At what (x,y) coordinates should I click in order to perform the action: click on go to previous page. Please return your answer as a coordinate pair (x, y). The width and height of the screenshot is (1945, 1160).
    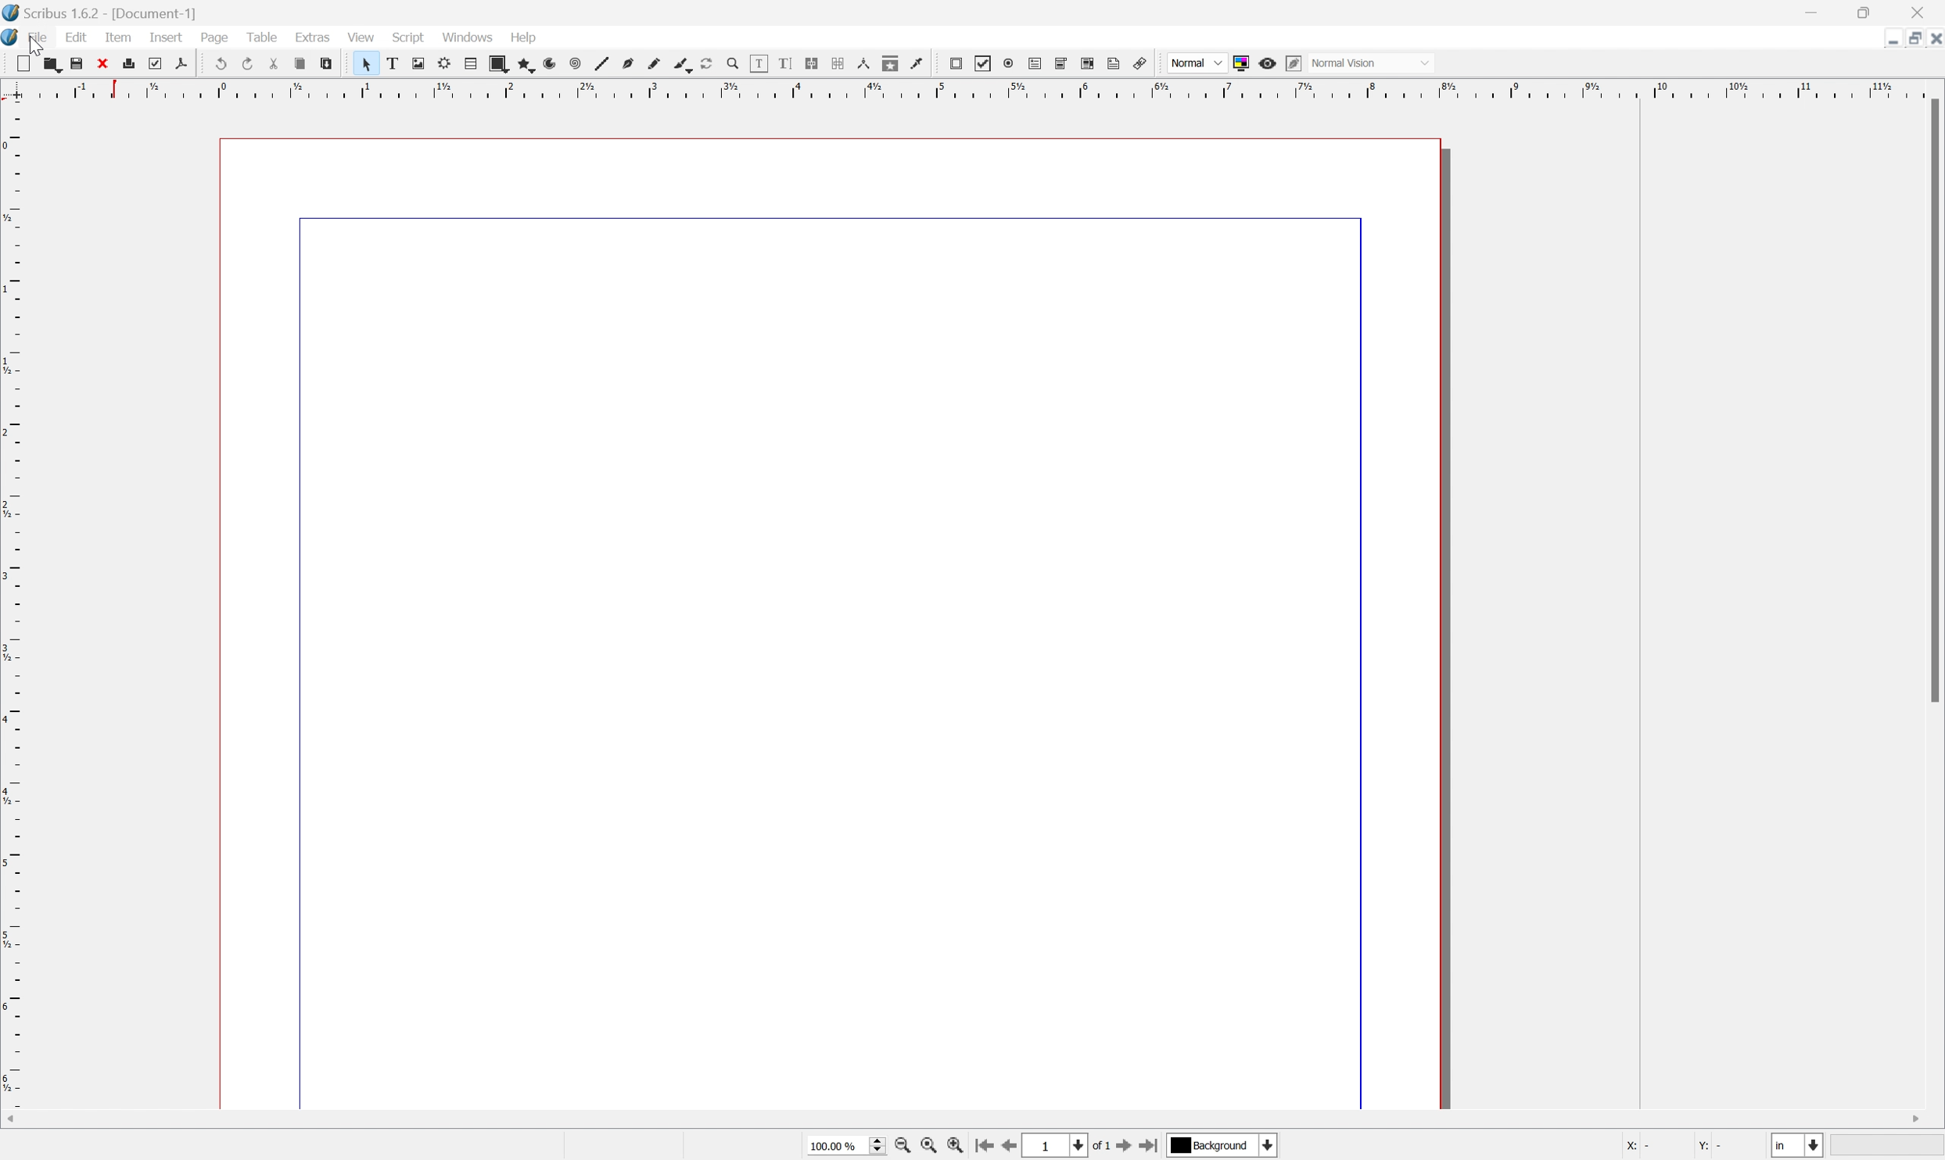
    Looking at the image, I should click on (1013, 1147).